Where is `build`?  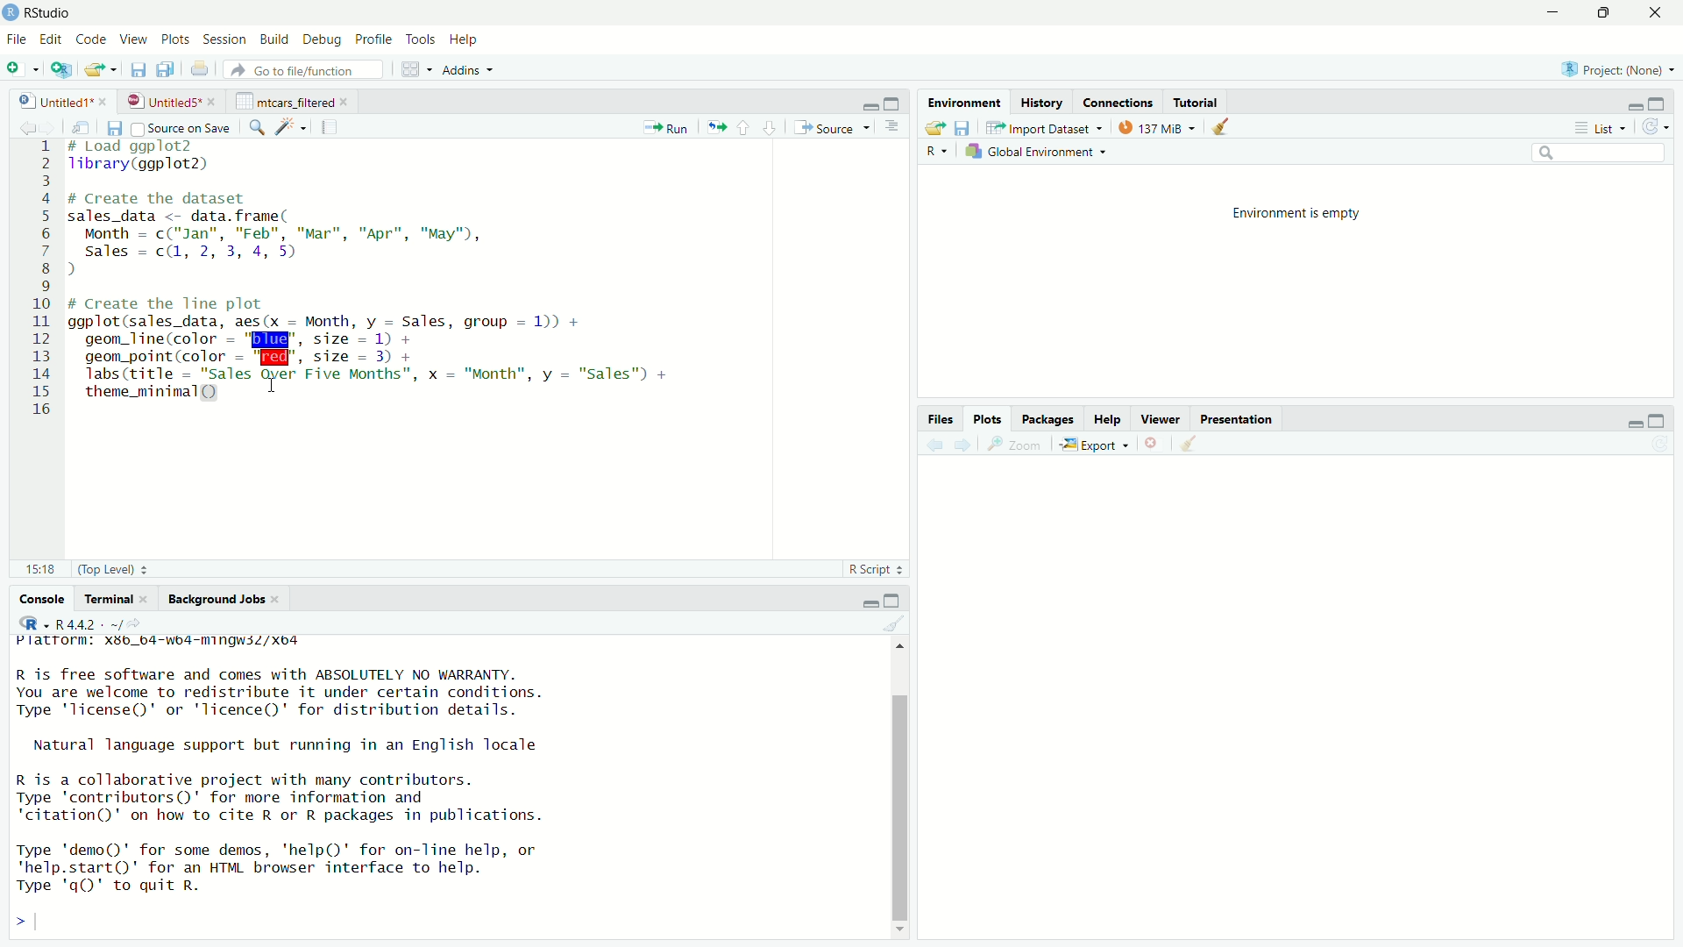 build is located at coordinates (276, 39).